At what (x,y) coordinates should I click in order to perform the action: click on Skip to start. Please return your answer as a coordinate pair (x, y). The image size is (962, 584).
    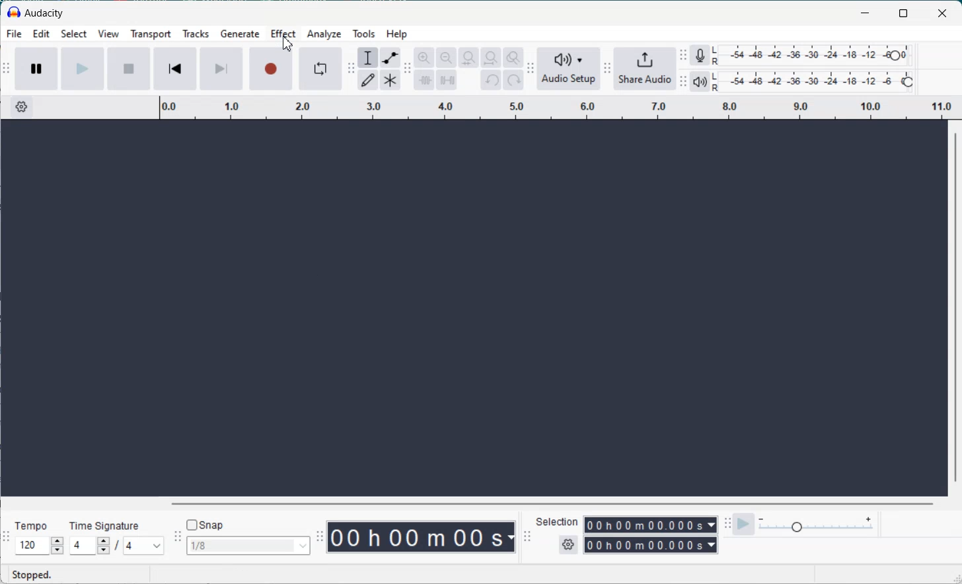
    Looking at the image, I should click on (174, 68).